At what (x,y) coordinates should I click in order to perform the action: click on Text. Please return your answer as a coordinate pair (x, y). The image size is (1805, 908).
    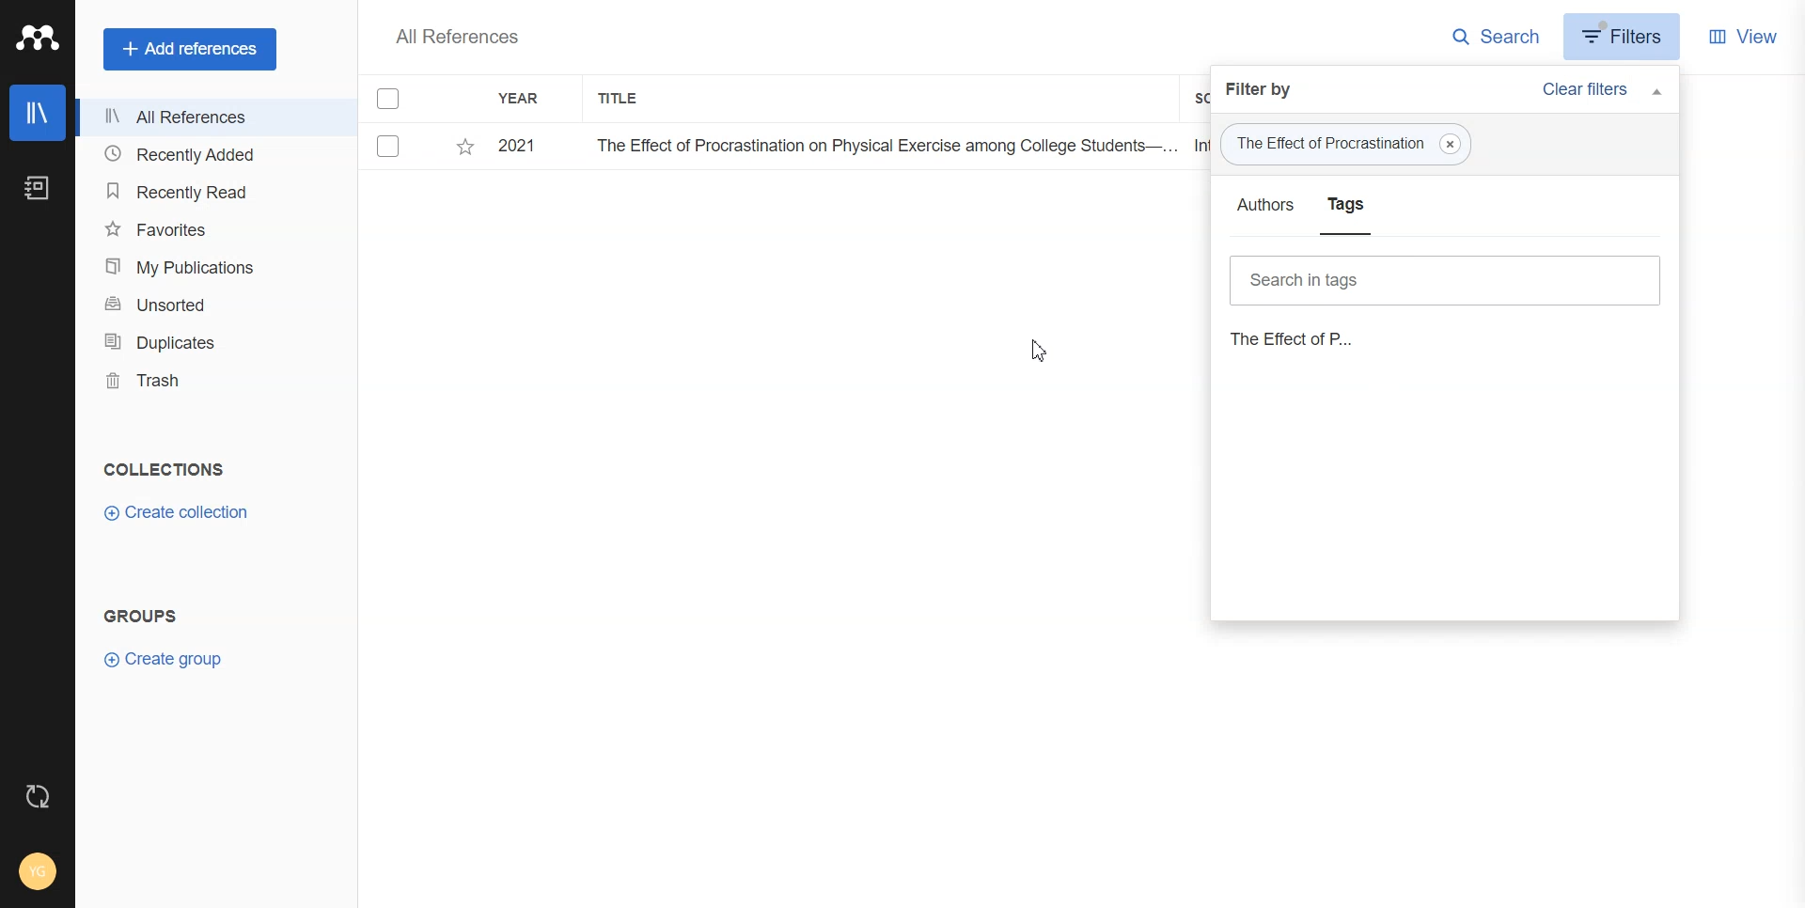
    Looking at the image, I should click on (167, 469).